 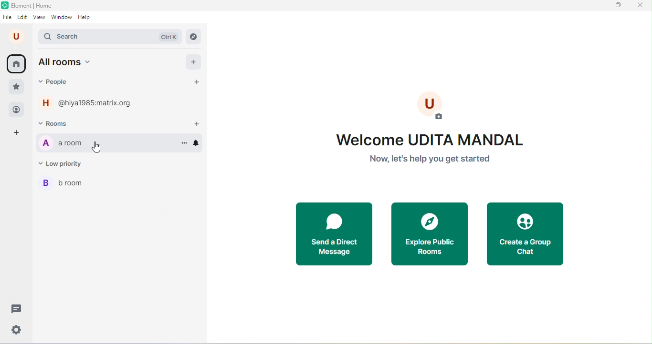 I want to click on start a chat, so click(x=197, y=82).